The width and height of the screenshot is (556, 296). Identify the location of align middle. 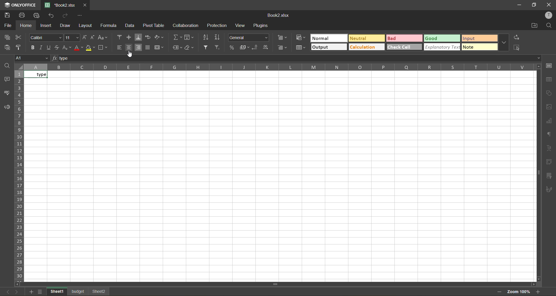
(129, 37).